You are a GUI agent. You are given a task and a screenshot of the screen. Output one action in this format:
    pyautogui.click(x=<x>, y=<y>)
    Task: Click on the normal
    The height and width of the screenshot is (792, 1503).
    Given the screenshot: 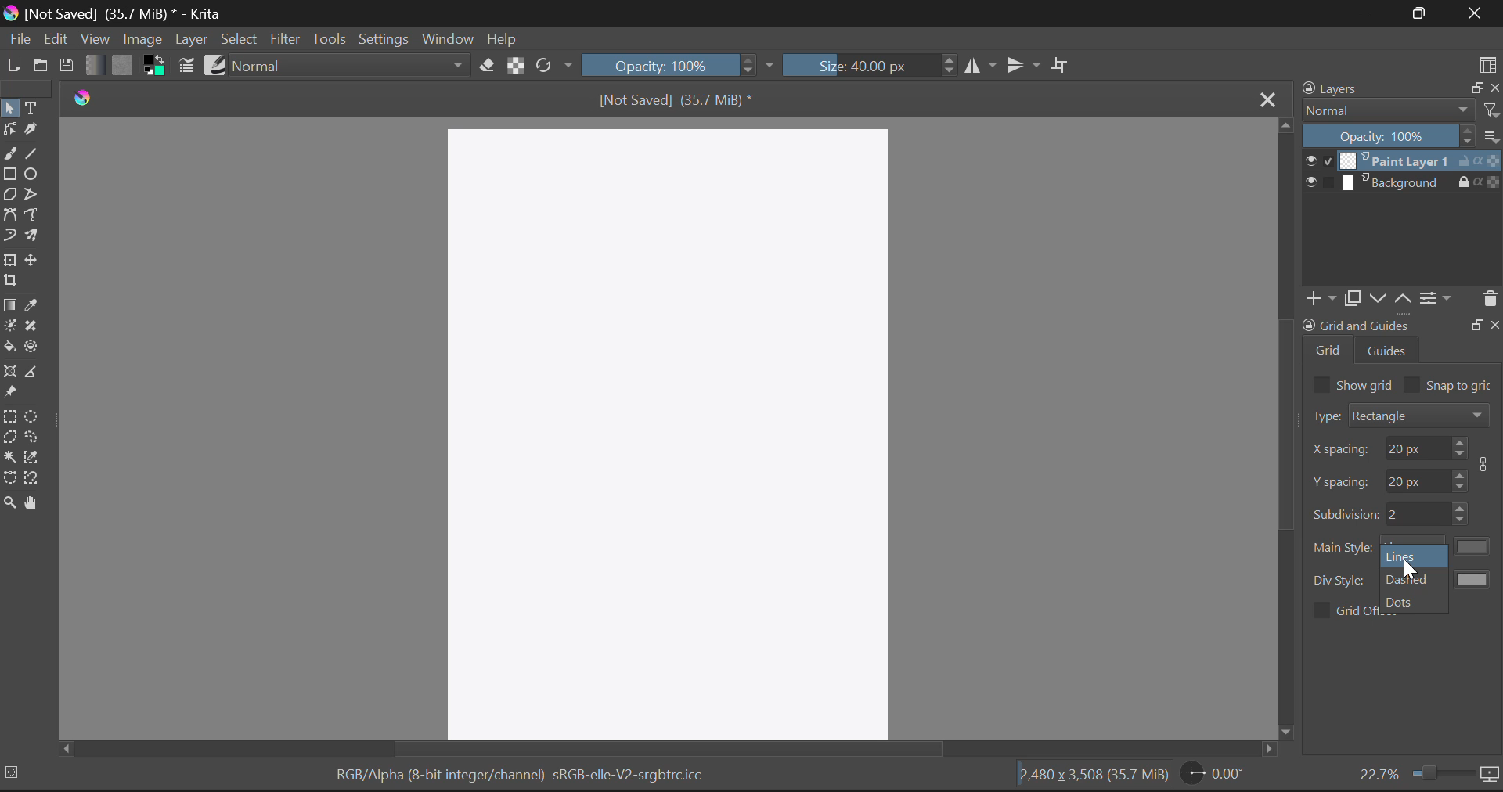 What is the action you would take?
    pyautogui.click(x=1388, y=110)
    